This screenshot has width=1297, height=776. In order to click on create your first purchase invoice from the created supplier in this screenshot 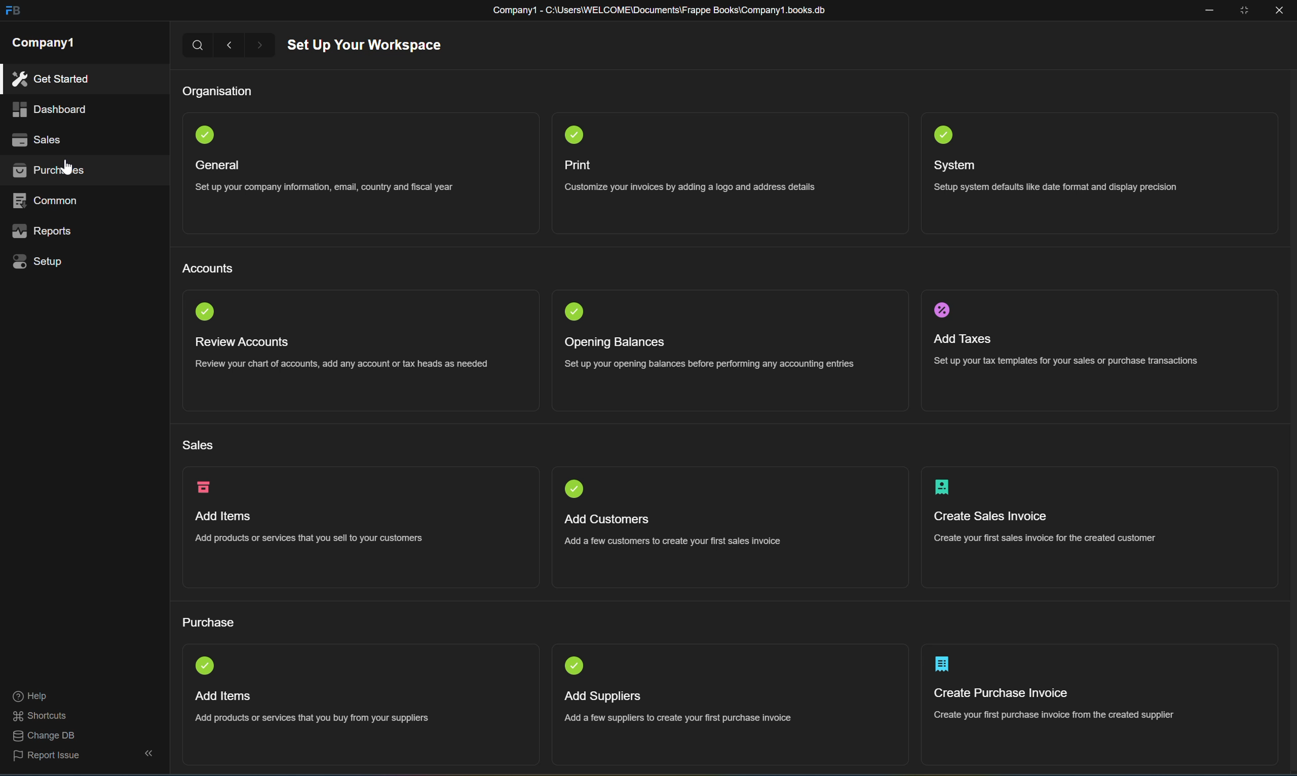, I will do `click(1056, 714)`.